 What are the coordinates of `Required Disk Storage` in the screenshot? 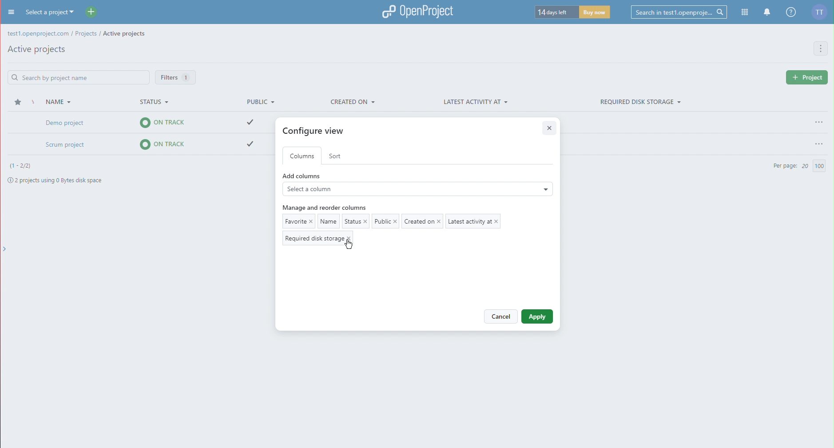 It's located at (639, 102).